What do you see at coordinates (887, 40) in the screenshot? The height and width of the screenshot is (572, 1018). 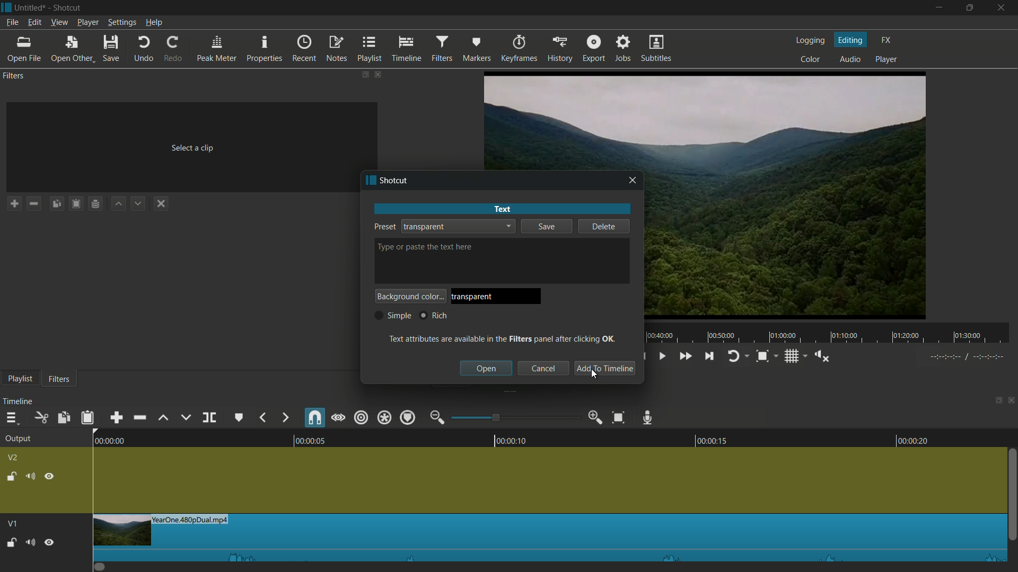 I see `fx` at bounding box center [887, 40].